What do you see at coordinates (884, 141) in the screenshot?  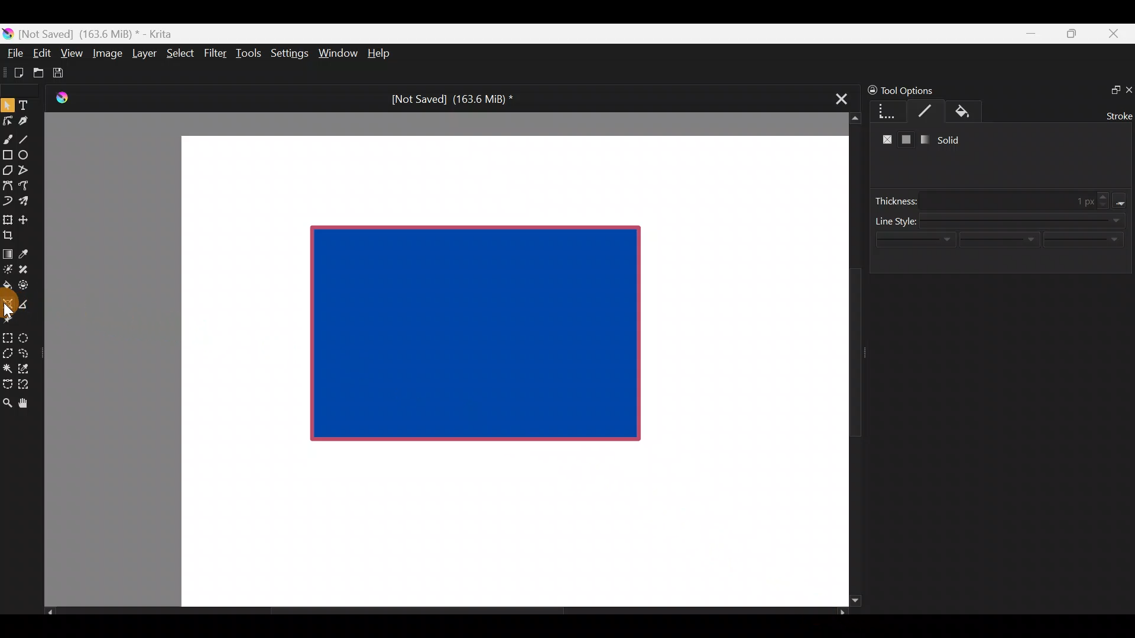 I see `No fill` at bounding box center [884, 141].